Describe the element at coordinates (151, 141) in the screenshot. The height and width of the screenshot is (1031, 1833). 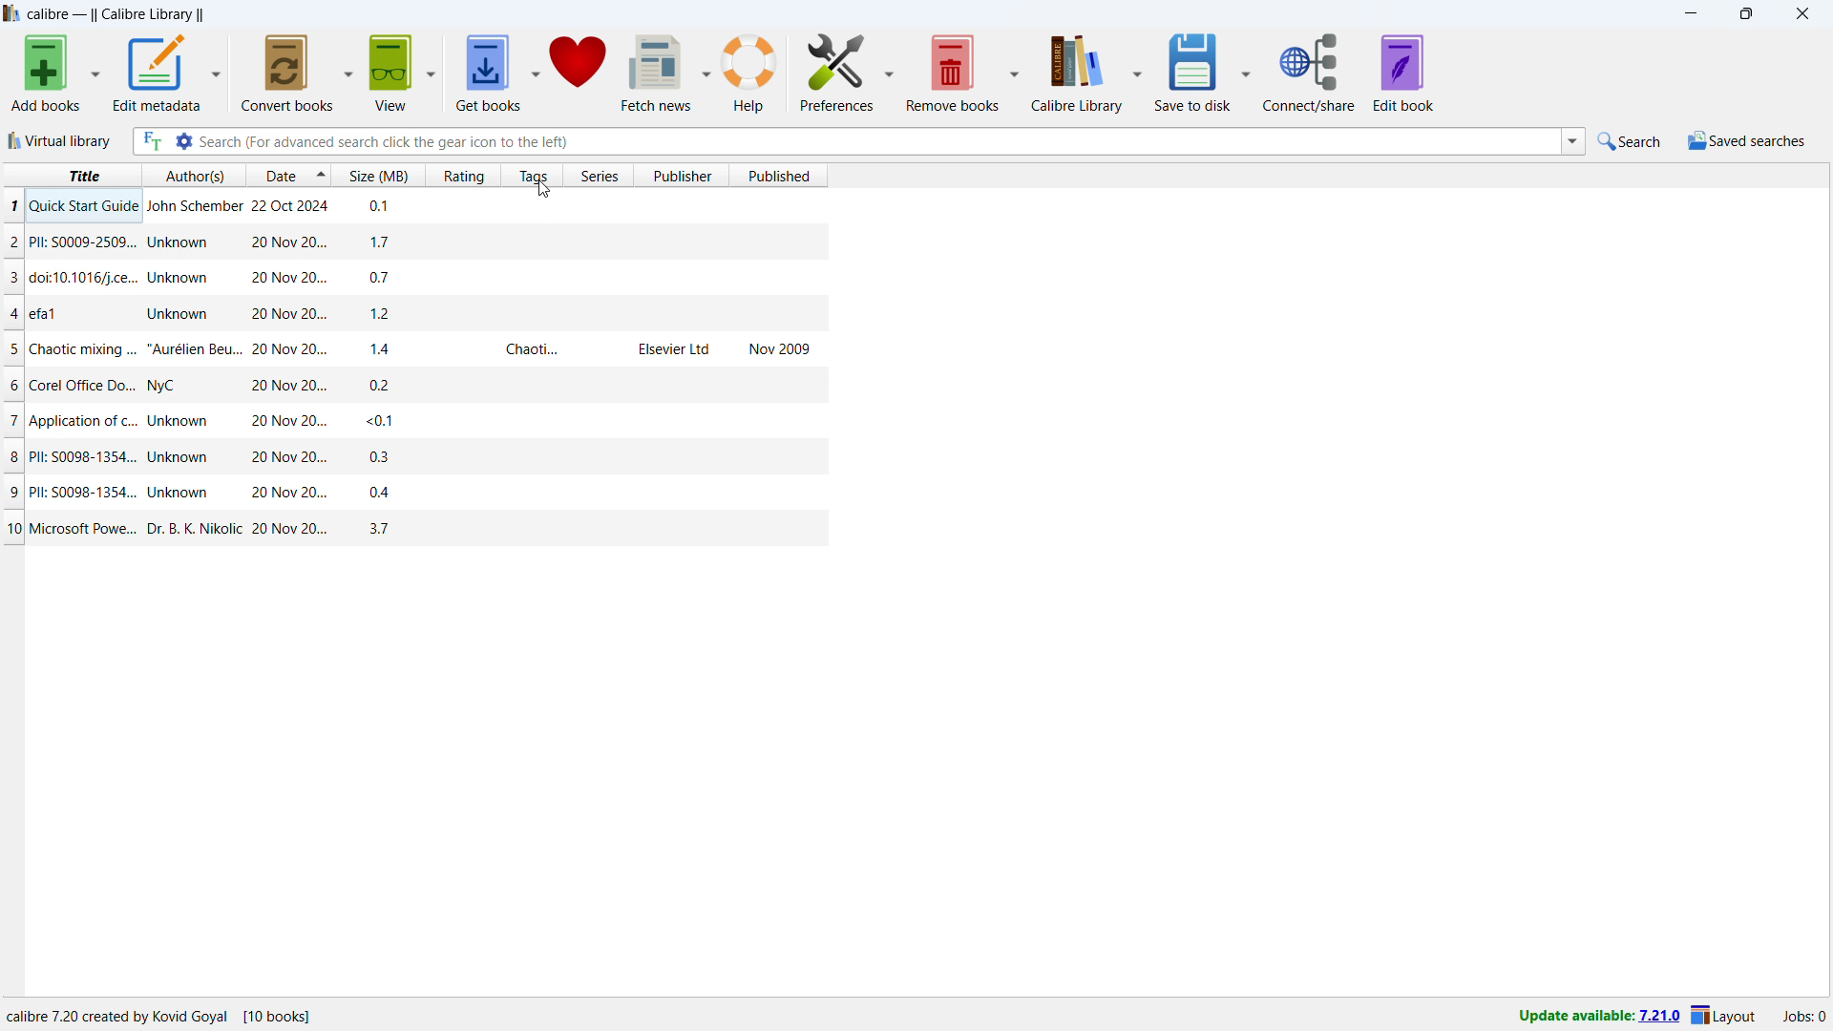
I see `full text search` at that location.